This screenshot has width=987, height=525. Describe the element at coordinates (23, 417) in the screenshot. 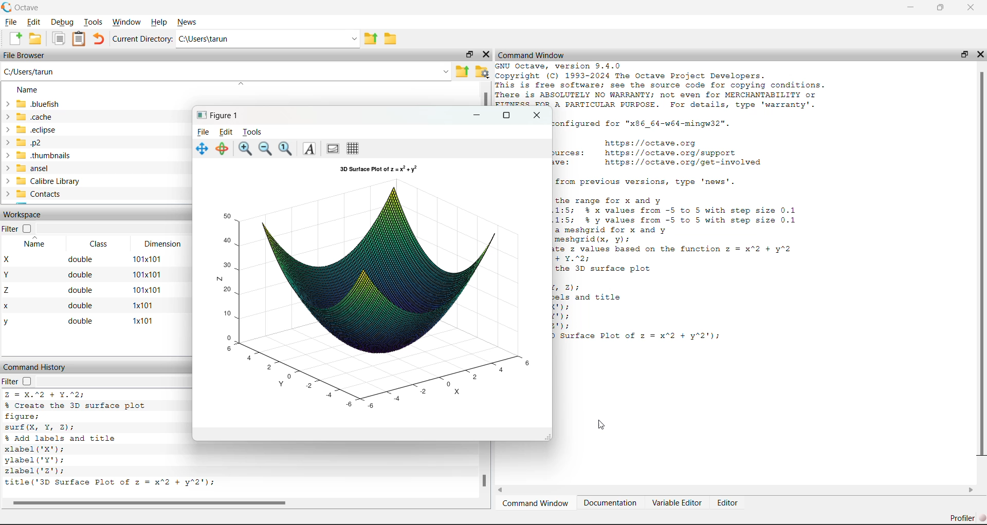

I see `figure;` at that location.